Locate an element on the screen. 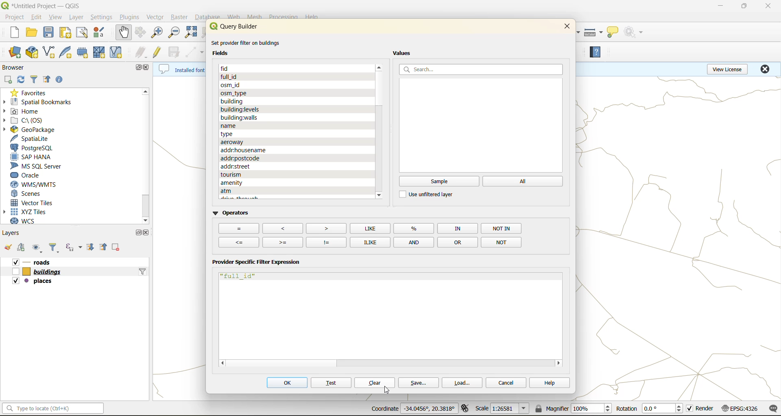  filter is located at coordinates (34, 79).